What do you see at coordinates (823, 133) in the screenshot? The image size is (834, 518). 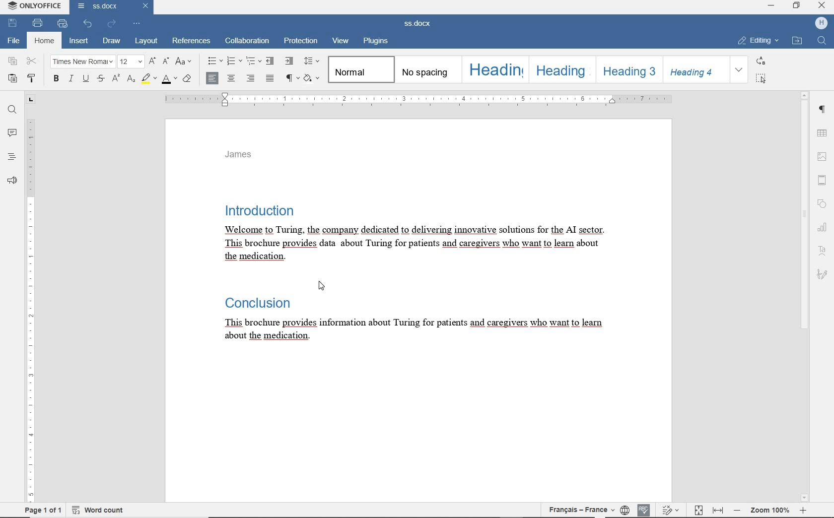 I see `TABLE` at bounding box center [823, 133].